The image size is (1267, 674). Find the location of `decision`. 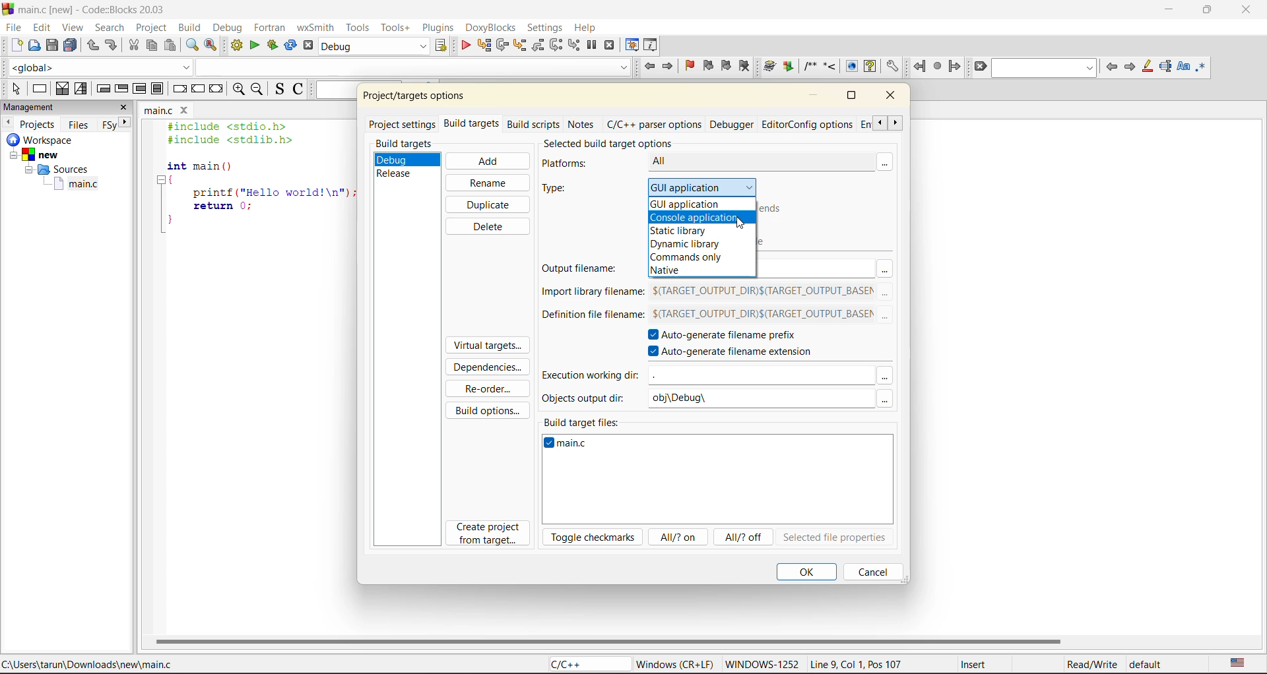

decision is located at coordinates (62, 88).